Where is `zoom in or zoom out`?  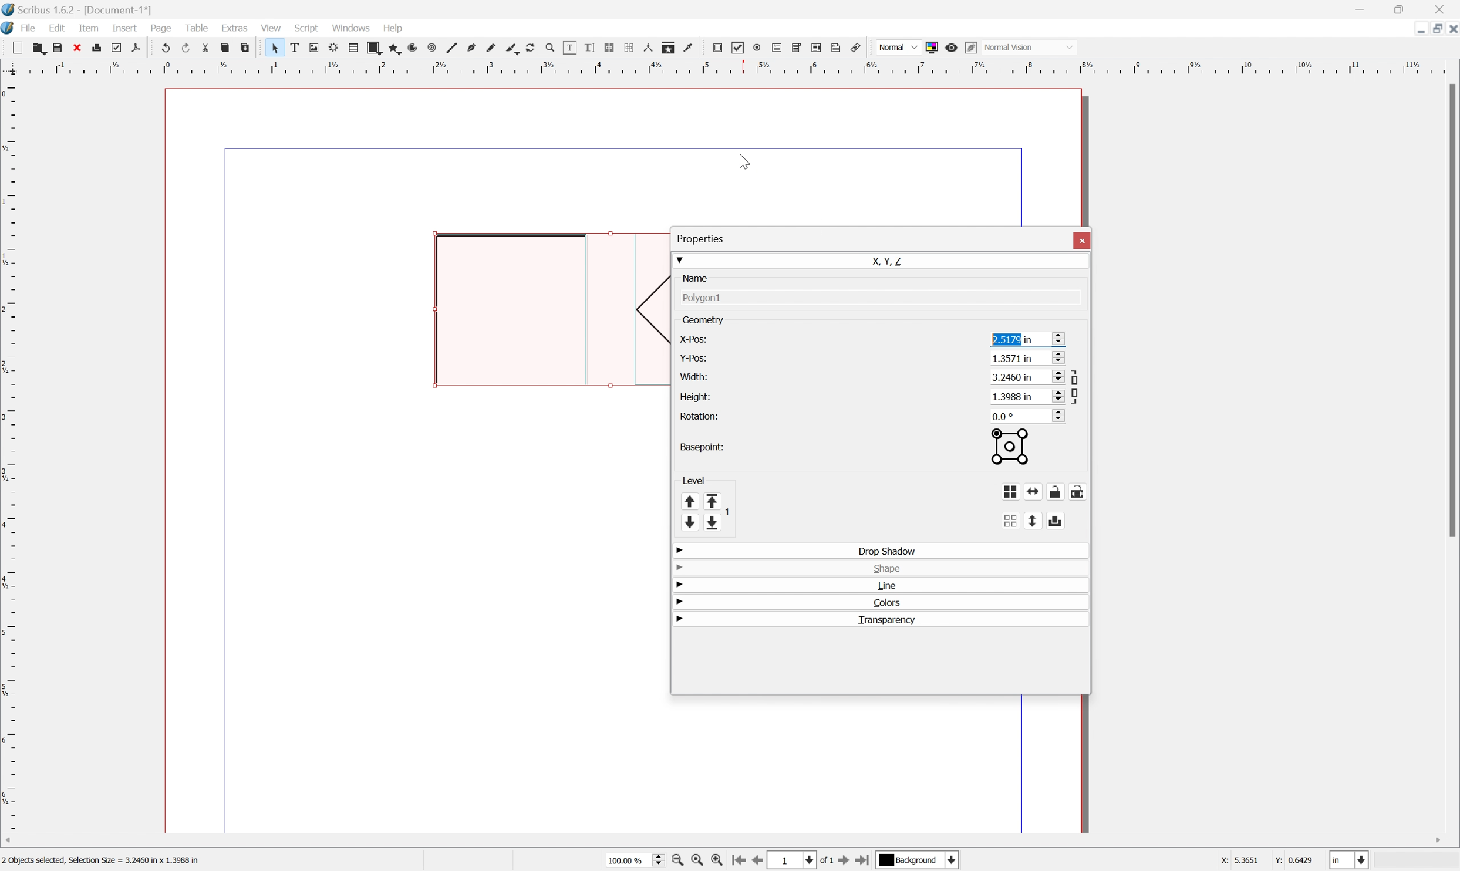 zoom in or zoom out is located at coordinates (547, 48).